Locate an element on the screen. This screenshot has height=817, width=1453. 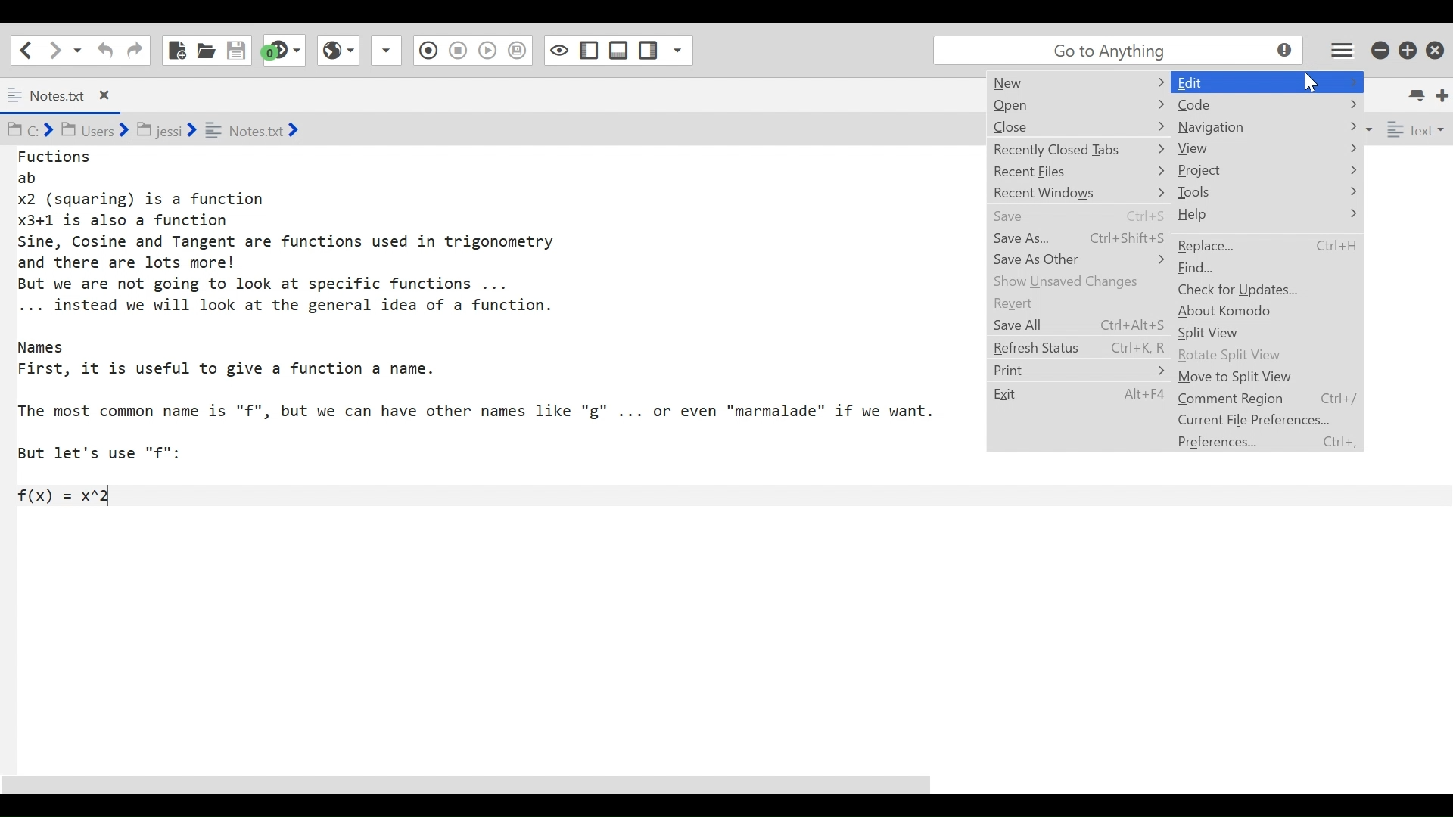
Play Last Macro is located at coordinates (338, 48).